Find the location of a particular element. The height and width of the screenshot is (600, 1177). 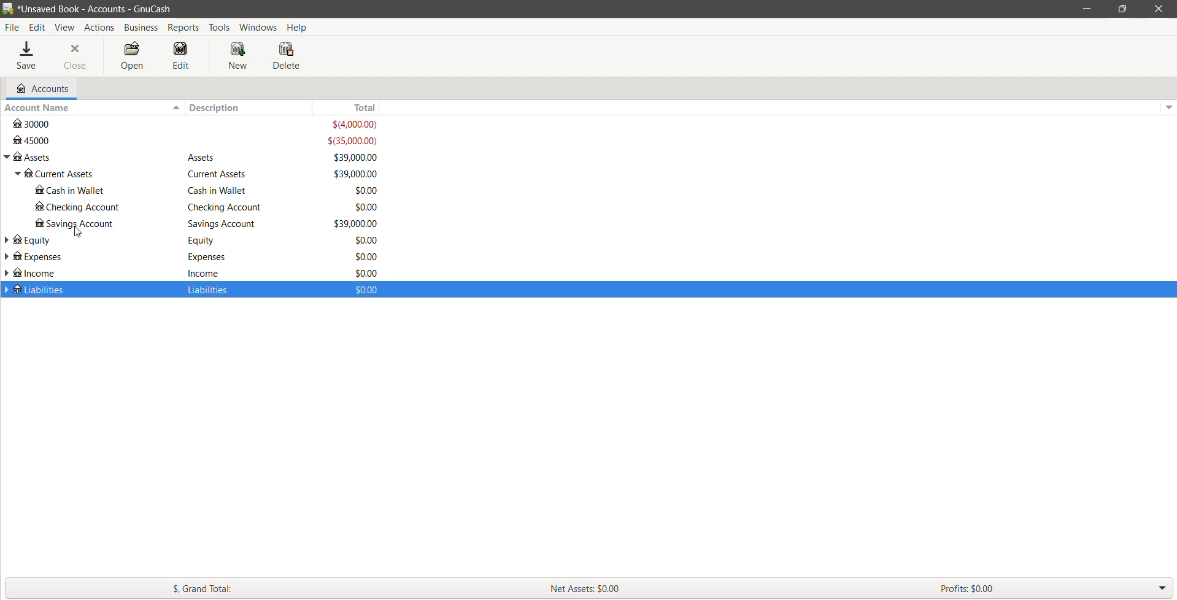

3000 is located at coordinates (93, 123).